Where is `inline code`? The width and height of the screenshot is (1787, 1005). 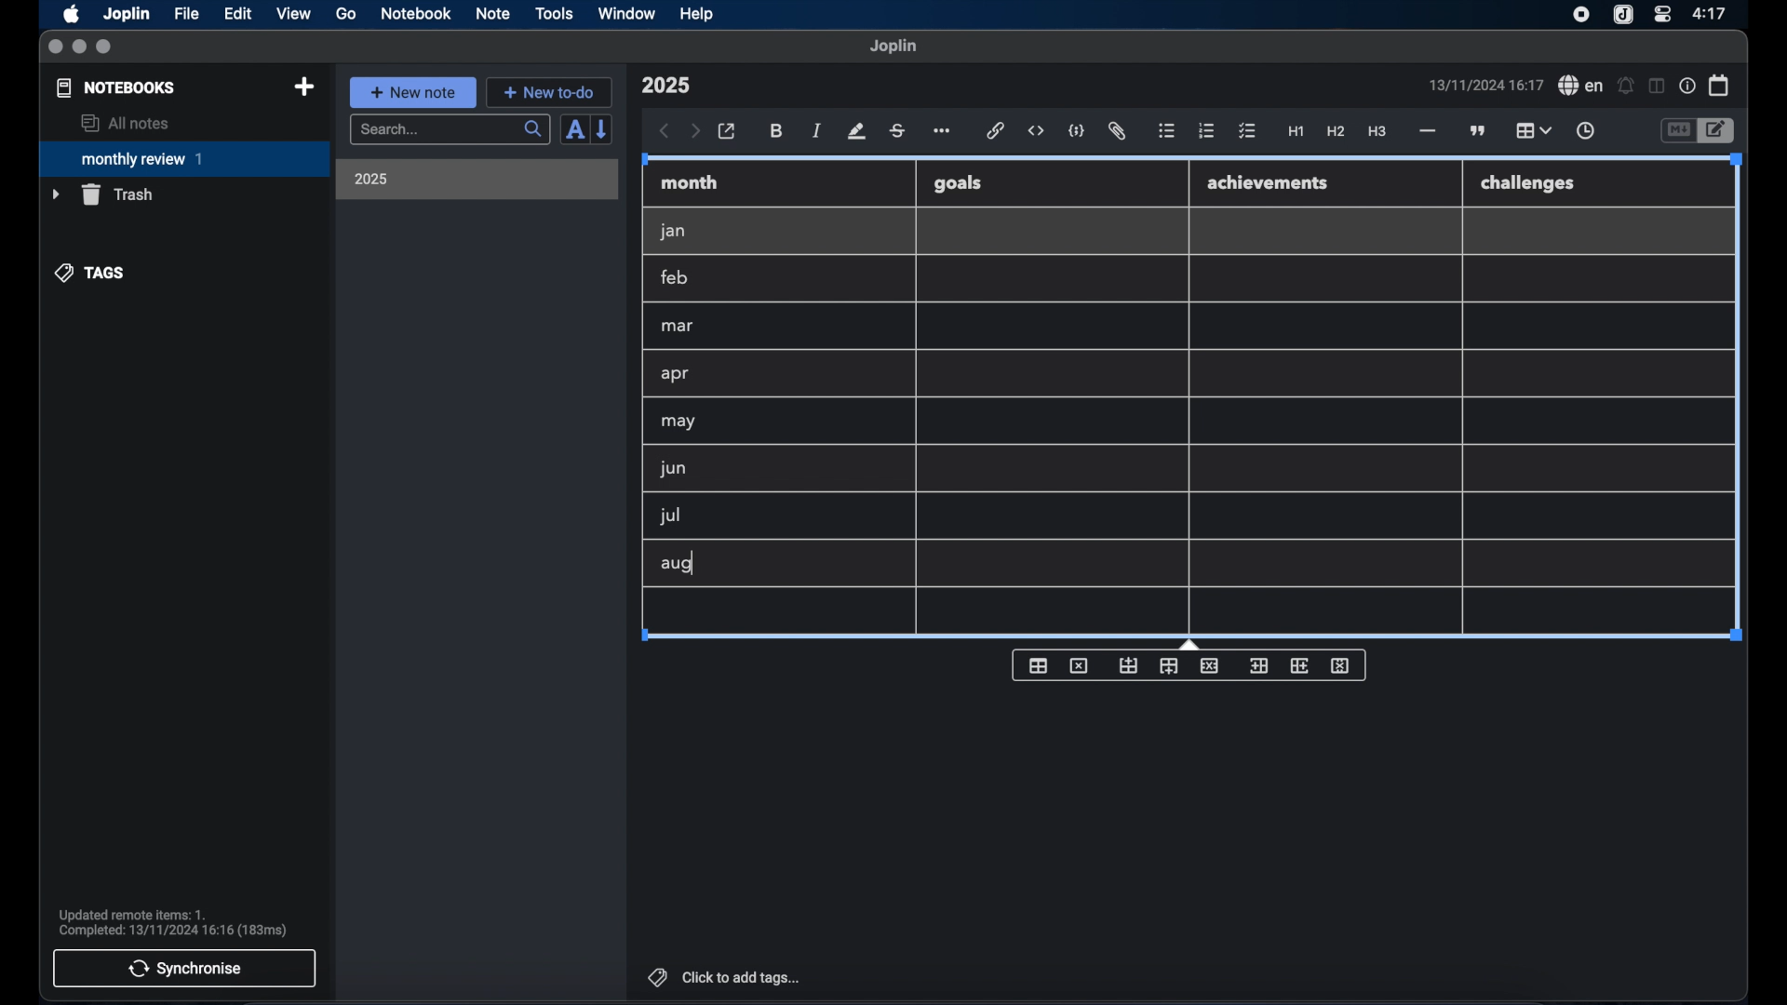
inline code is located at coordinates (1036, 131).